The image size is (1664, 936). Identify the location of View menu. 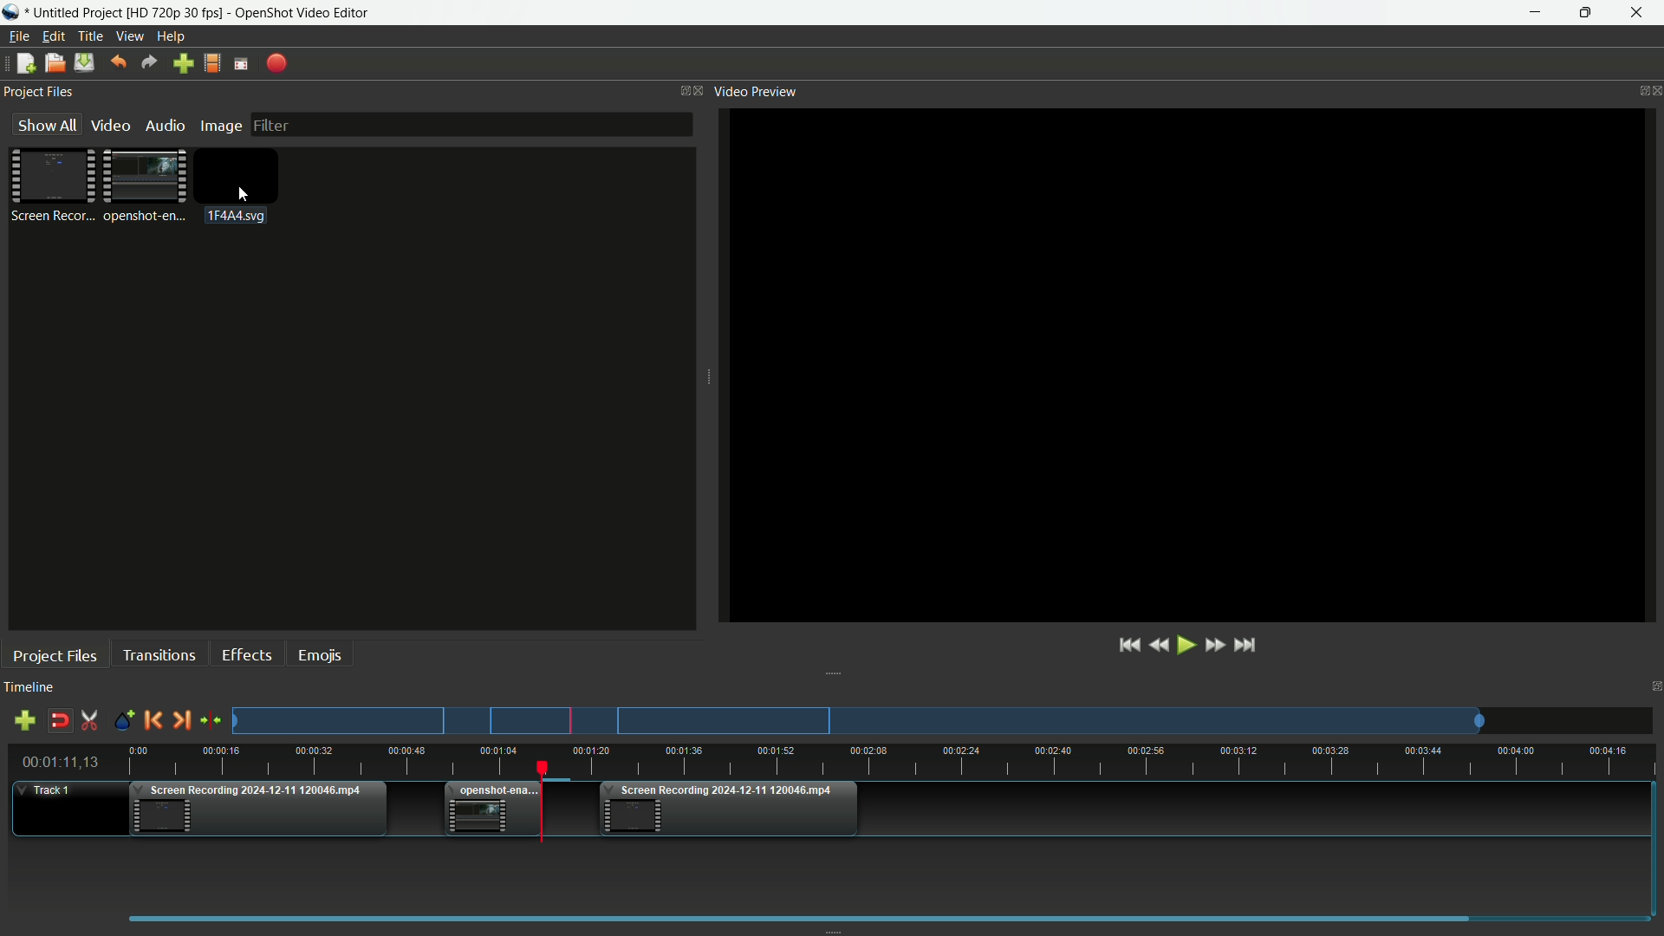
(128, 37).